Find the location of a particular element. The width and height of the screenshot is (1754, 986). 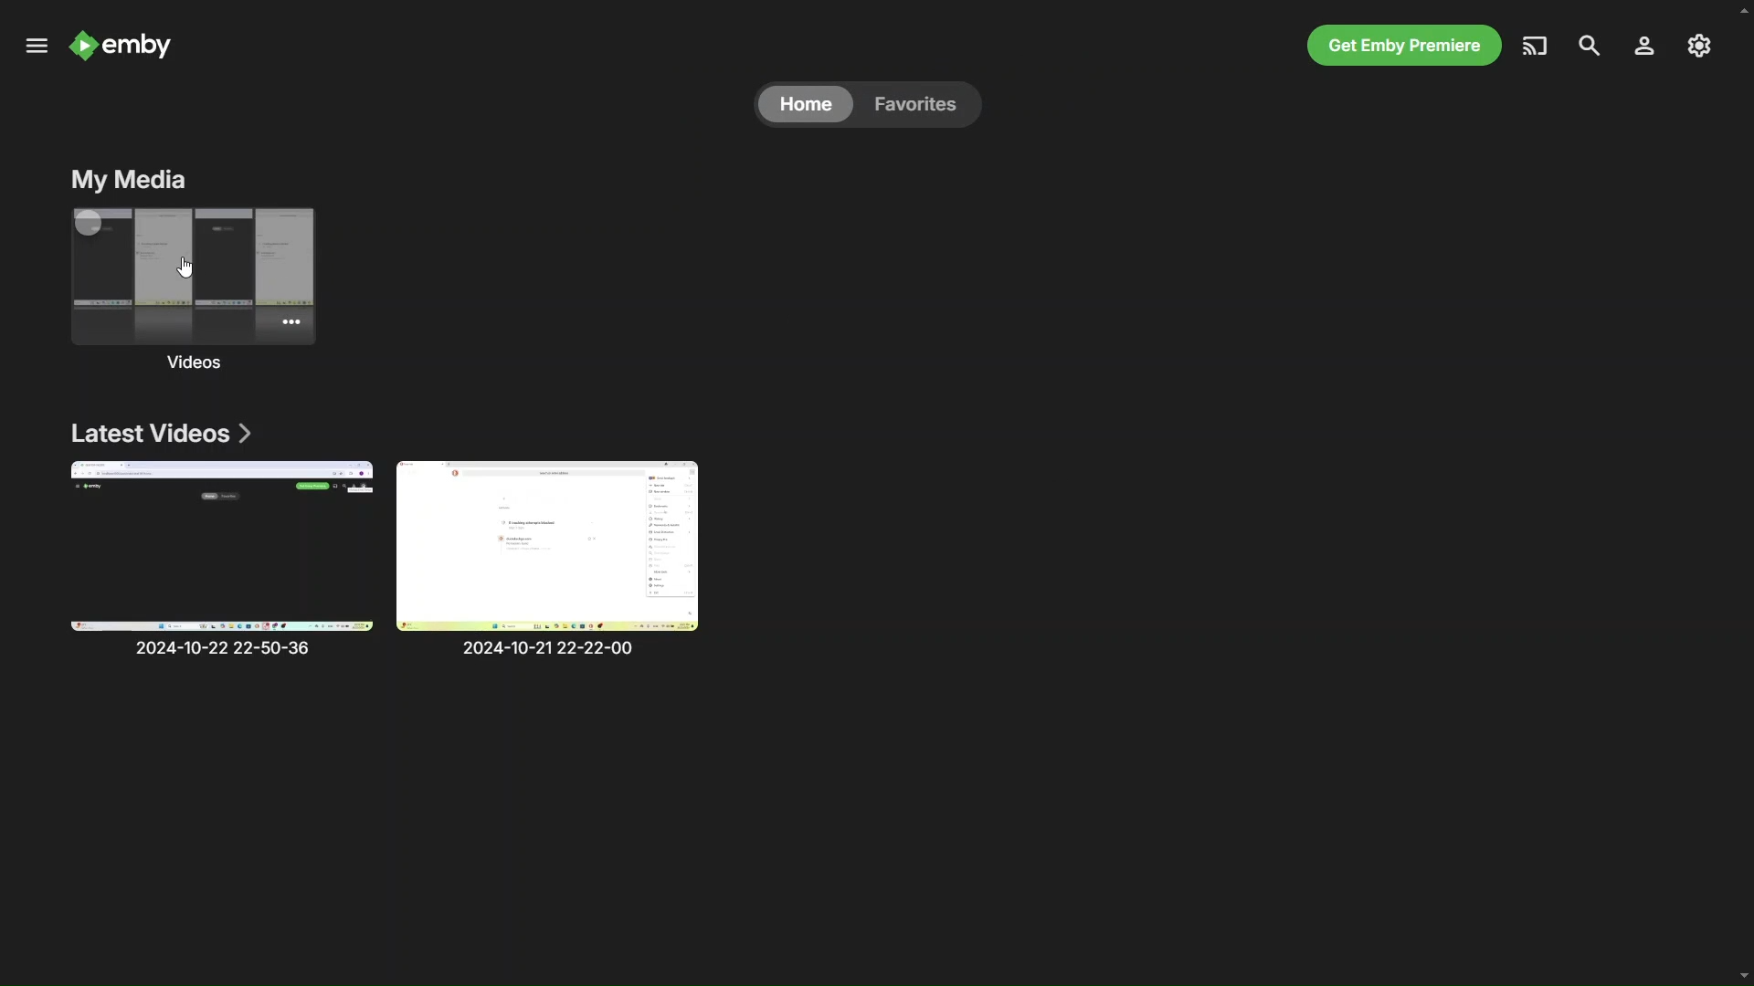

video is located at coordinates (561, 557).